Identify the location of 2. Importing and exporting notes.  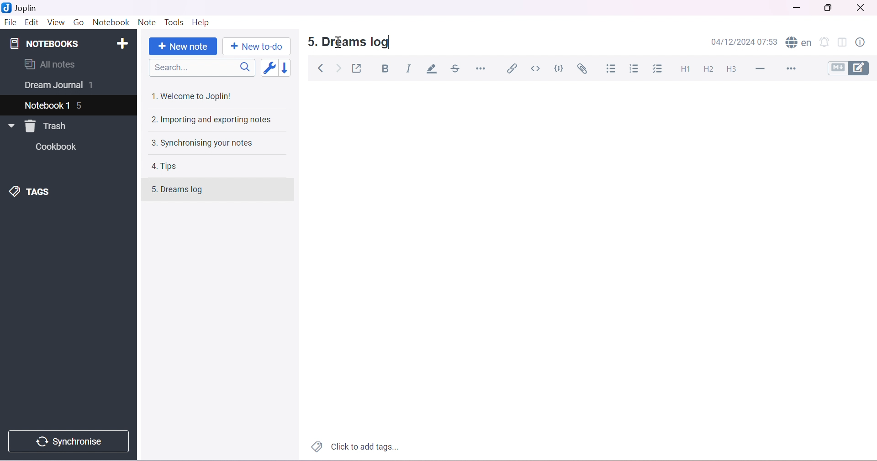
(213, 120).